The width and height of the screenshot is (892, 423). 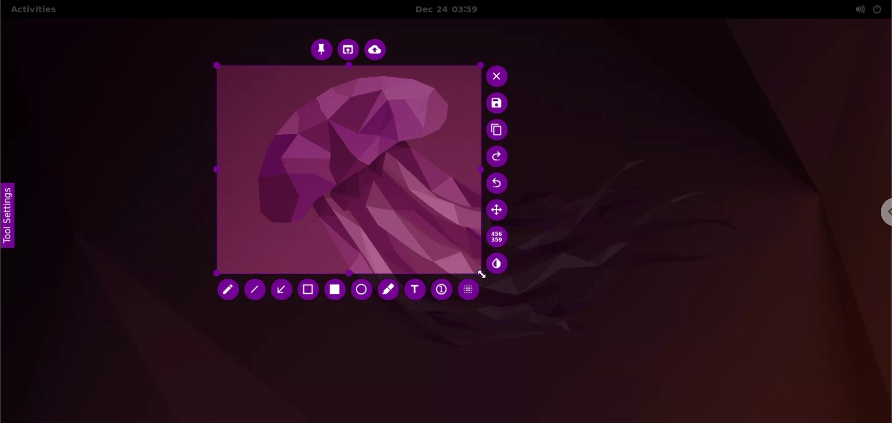 What do you see at coordinates (389, 290) in the screenshot?
I see `marker` at bounding box center [389, 290].